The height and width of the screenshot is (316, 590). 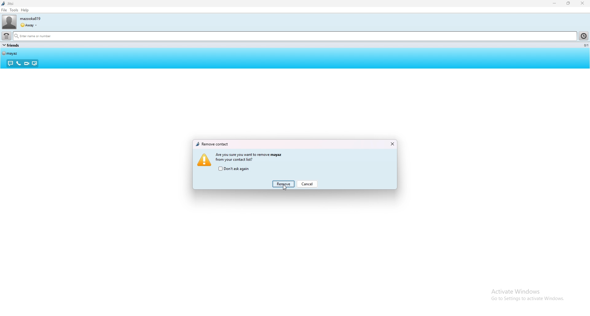 What do you see at coordinates (9, 22) in the screenshot?
I see `user photo` at bounding box center [9, 22].